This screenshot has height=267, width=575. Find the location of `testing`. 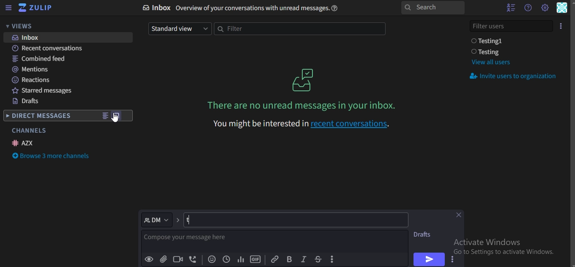

testing is located at coordinates (487, 52).